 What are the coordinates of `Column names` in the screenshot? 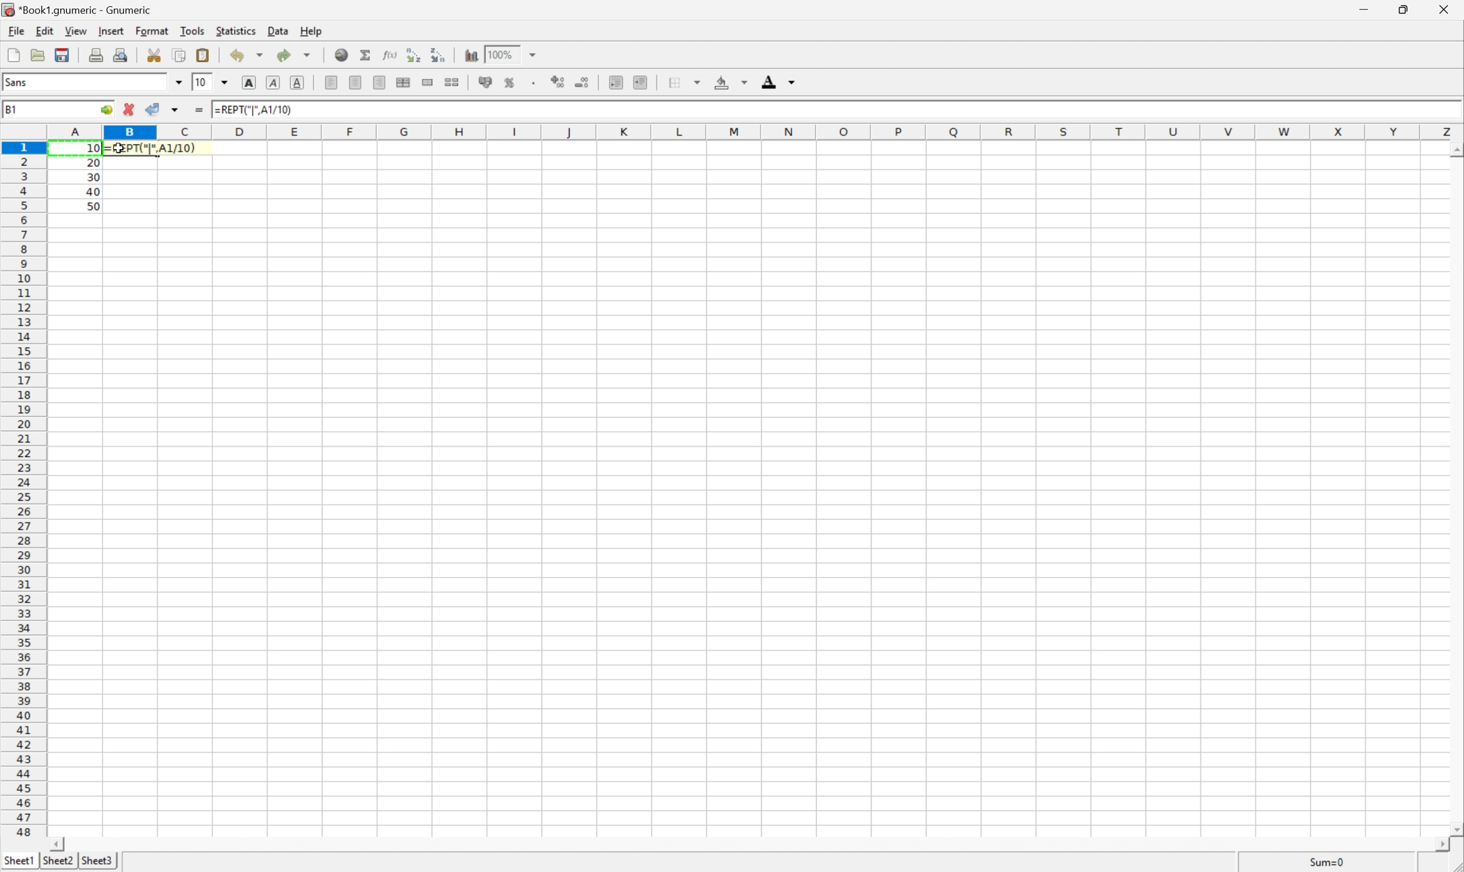 It's located at (754, 133).